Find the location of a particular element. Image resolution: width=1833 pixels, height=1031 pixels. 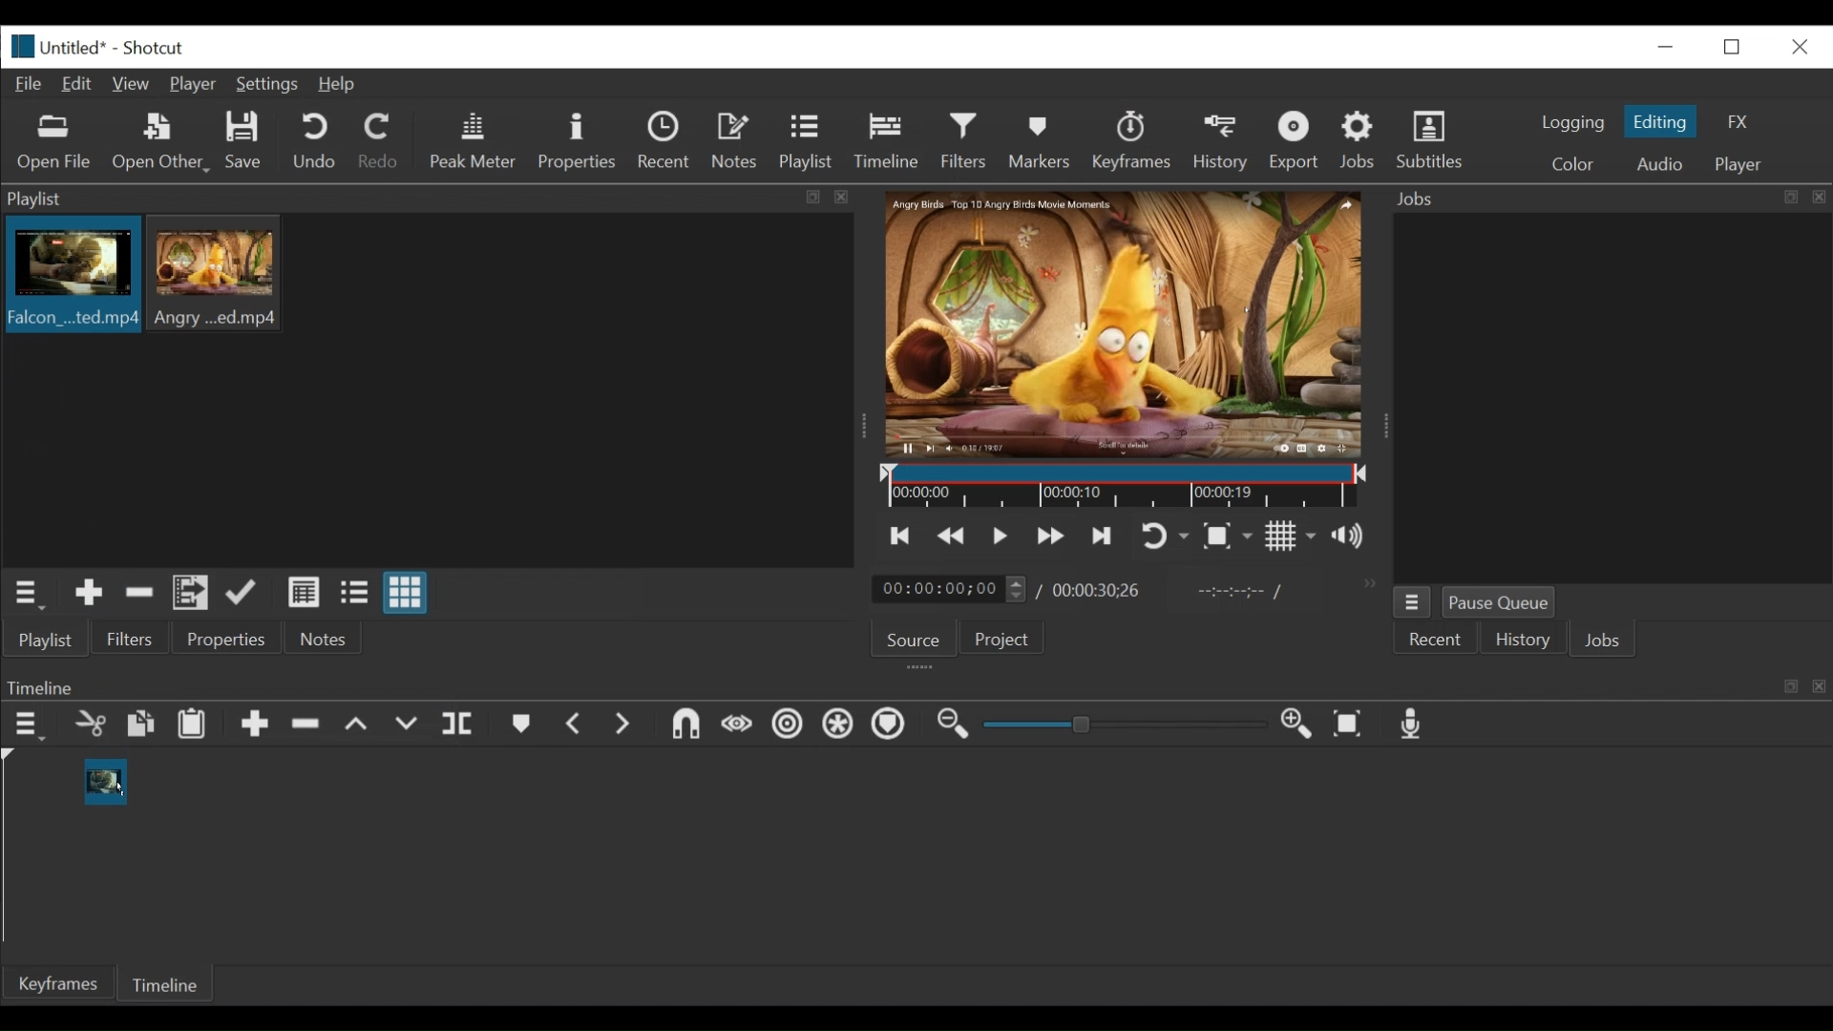

Add the source to the playlist is located at coordinates (87, 596).